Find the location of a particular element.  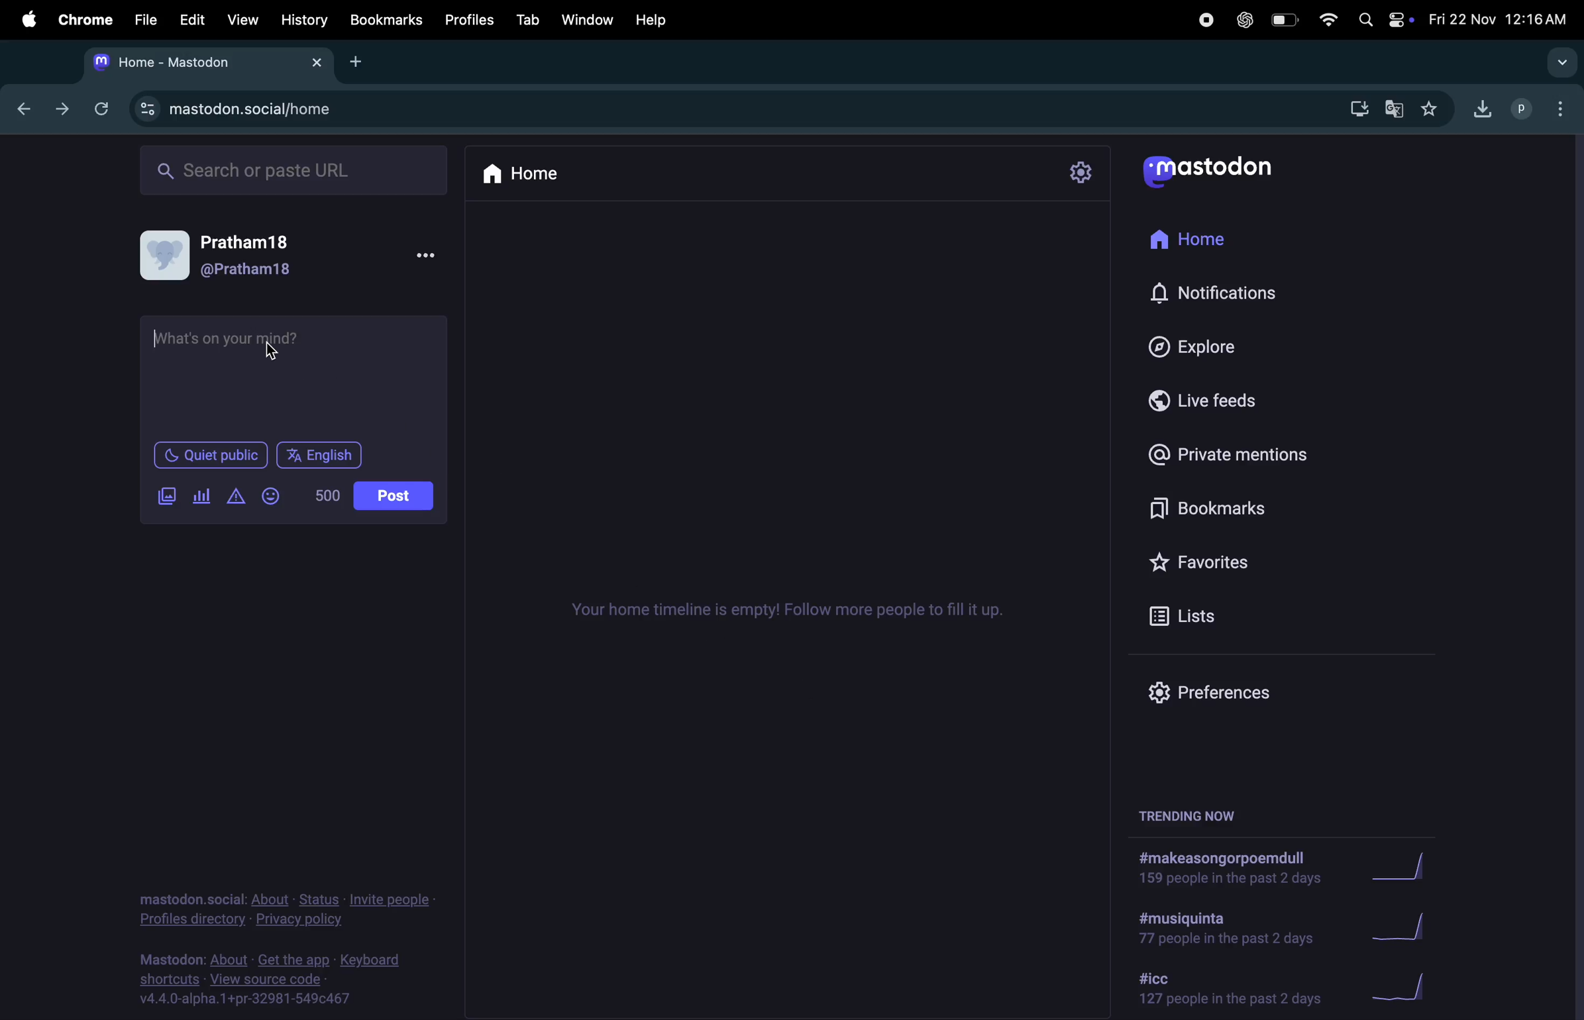

spotlight search is located at coordinates (1367, 22).